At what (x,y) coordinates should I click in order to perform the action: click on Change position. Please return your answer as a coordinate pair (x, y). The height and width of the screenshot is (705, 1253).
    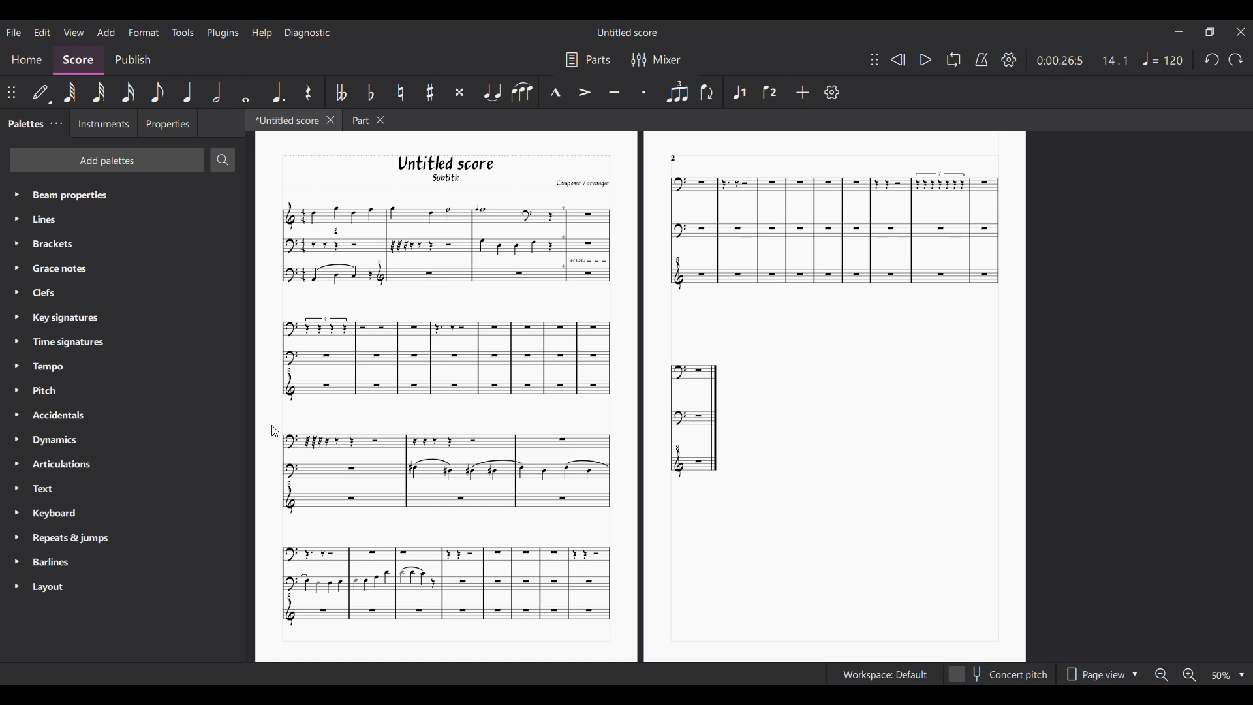
    Looking at the image, I should click on (12, 93).